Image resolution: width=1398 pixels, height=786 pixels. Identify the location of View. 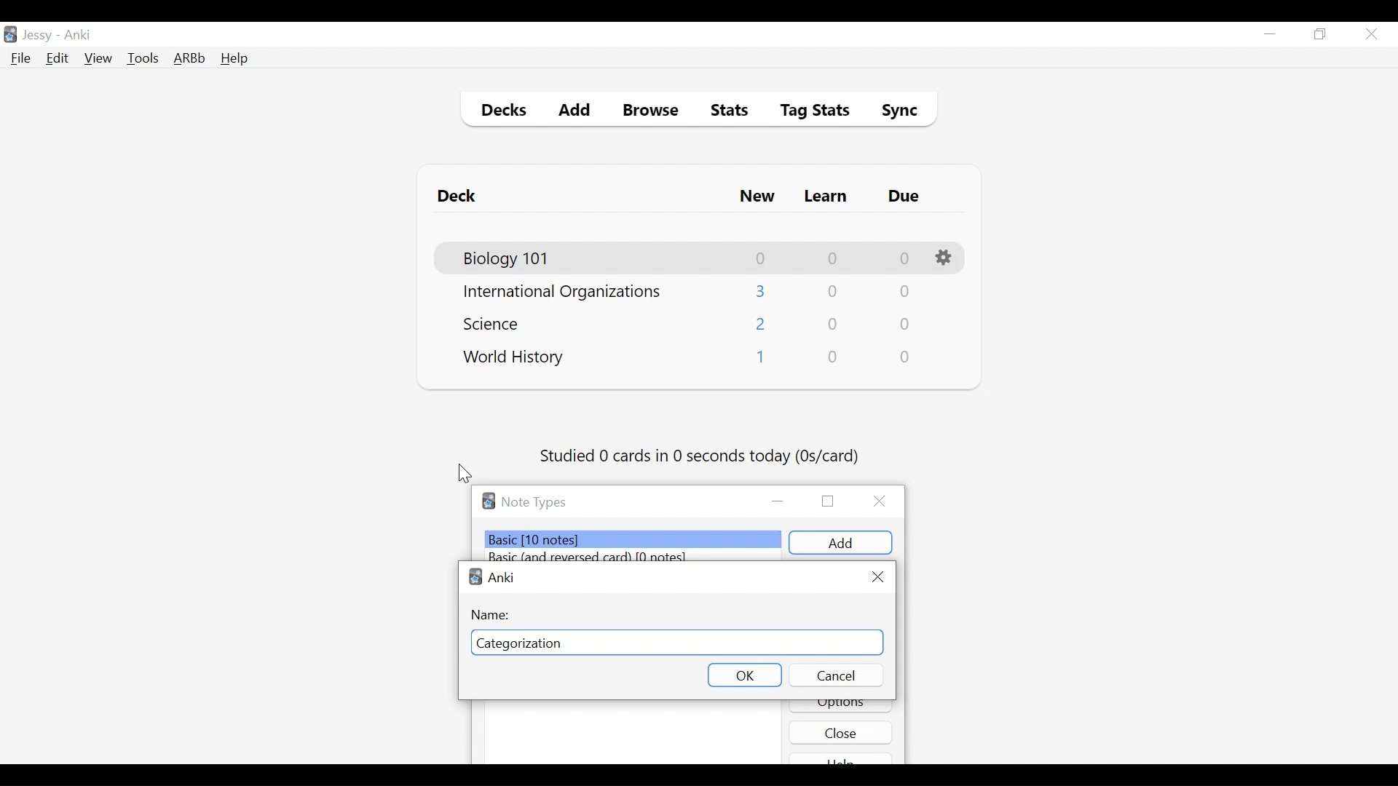
(99, 58).